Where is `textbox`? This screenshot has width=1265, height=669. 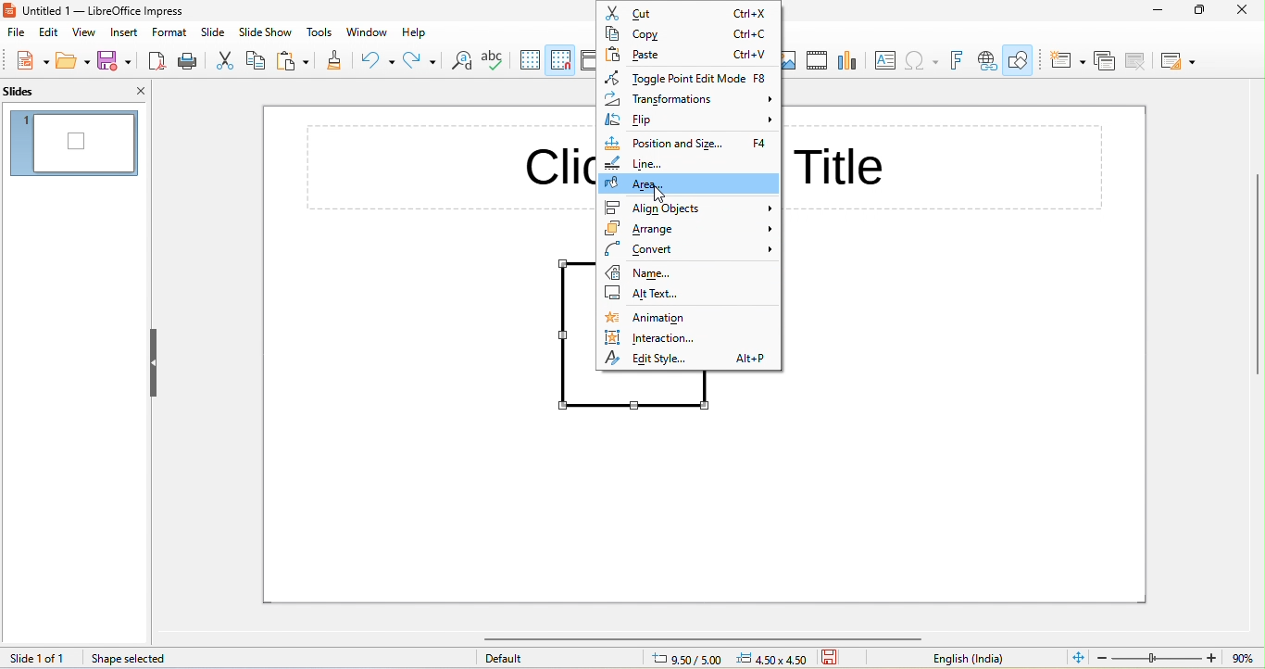
textbox is located at coordinates (883, 60).